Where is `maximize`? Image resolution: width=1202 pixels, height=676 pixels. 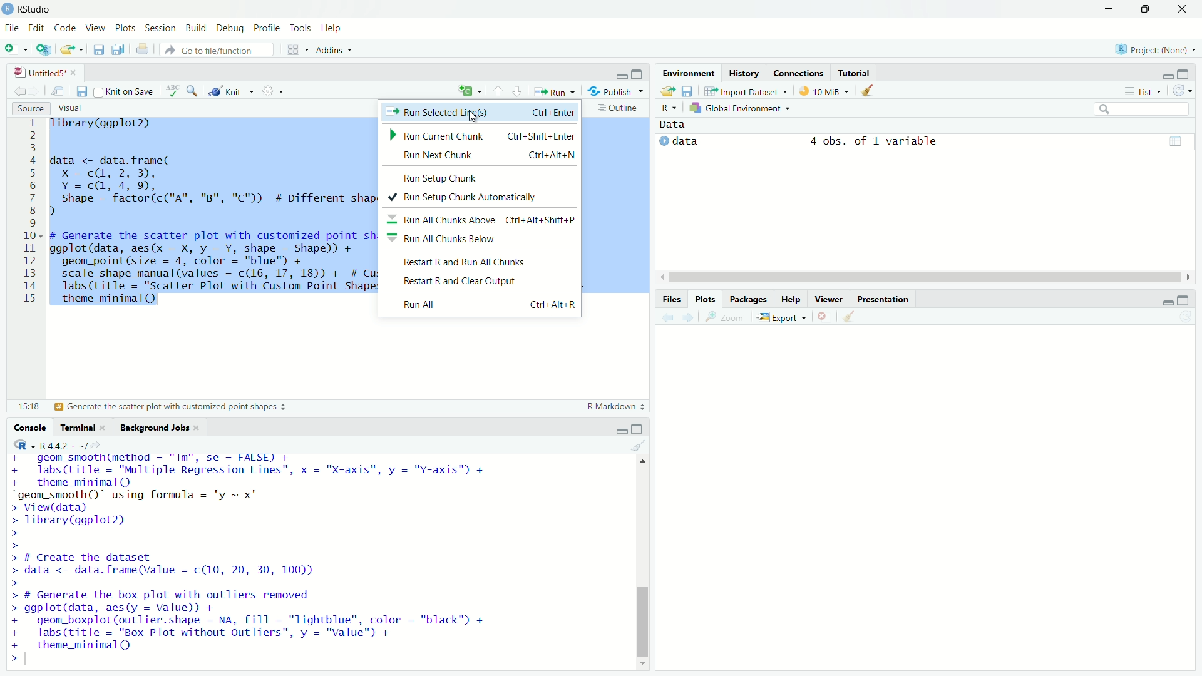
maximize is located at coordinates (637, 429).